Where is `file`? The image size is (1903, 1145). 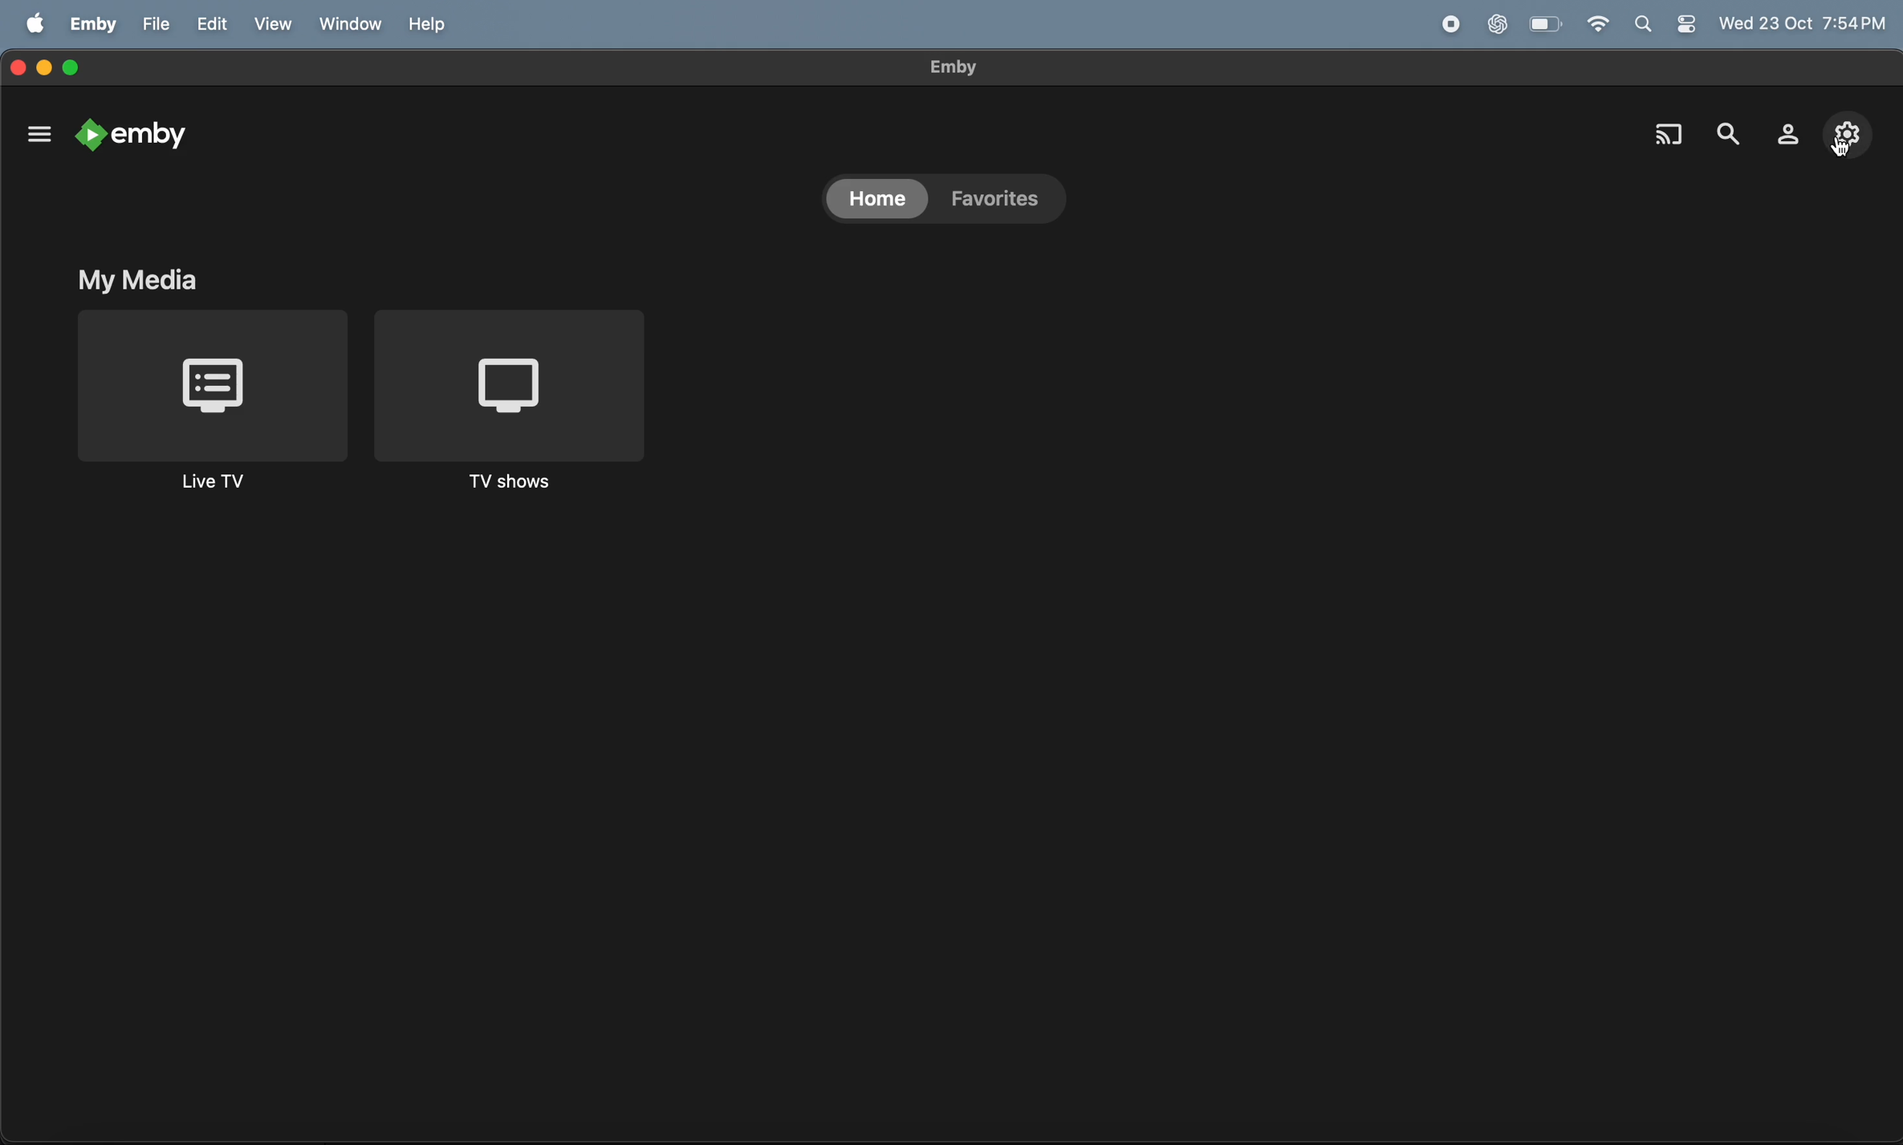
file is located at coordinates (157, 24).